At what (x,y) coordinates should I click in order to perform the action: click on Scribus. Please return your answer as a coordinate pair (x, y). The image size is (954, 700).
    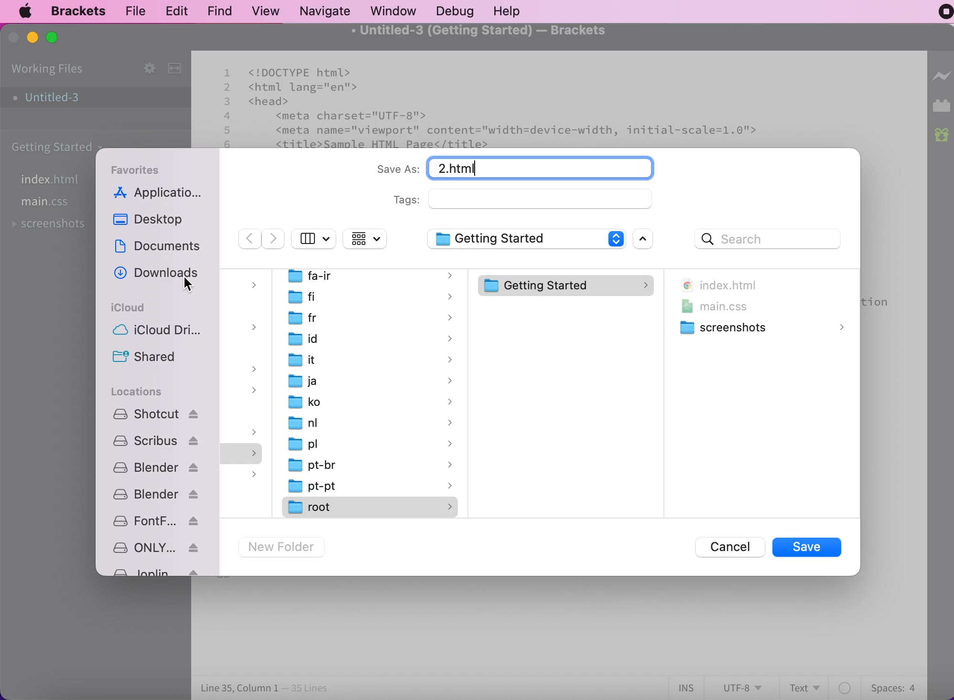
    Looking at the image, I should click on (154, 441).